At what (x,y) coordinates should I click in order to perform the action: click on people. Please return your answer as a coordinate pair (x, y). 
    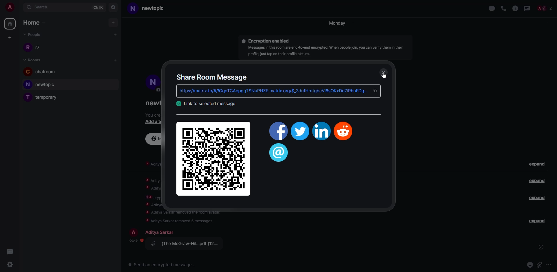
    Looking at the image, I should click on (161, 232).